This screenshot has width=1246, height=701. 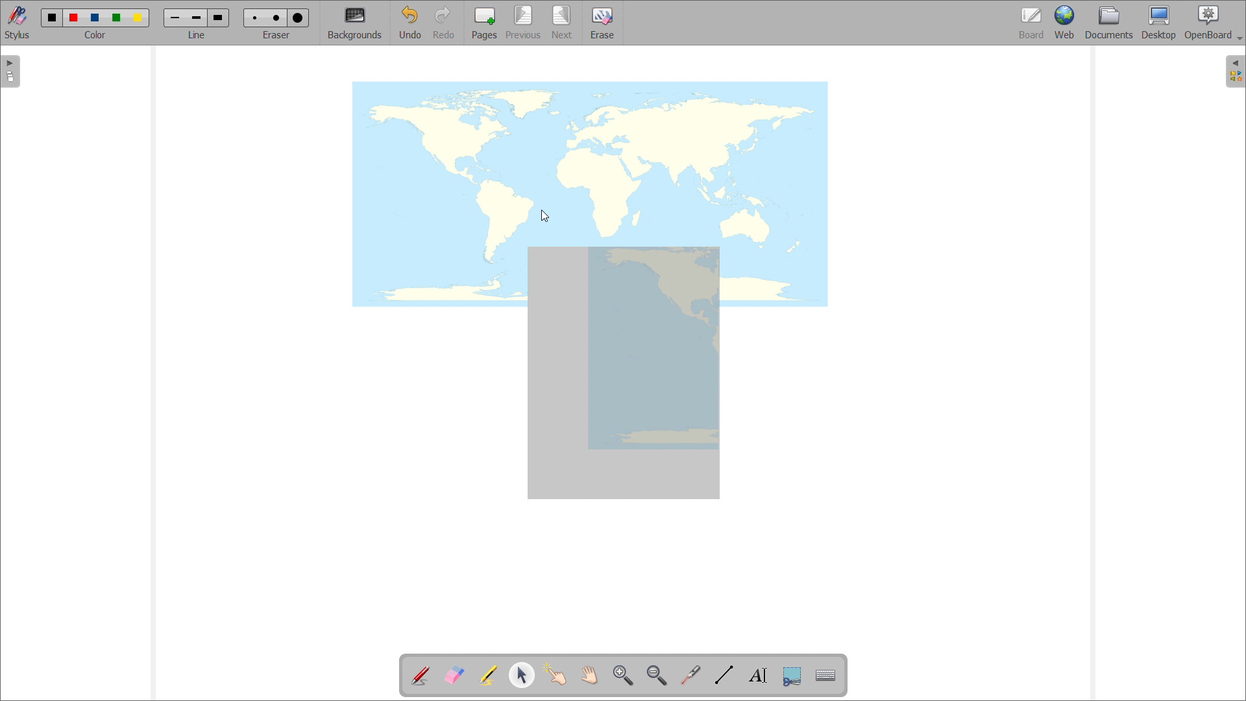 I want to click on red, so click(x=74, y=17).